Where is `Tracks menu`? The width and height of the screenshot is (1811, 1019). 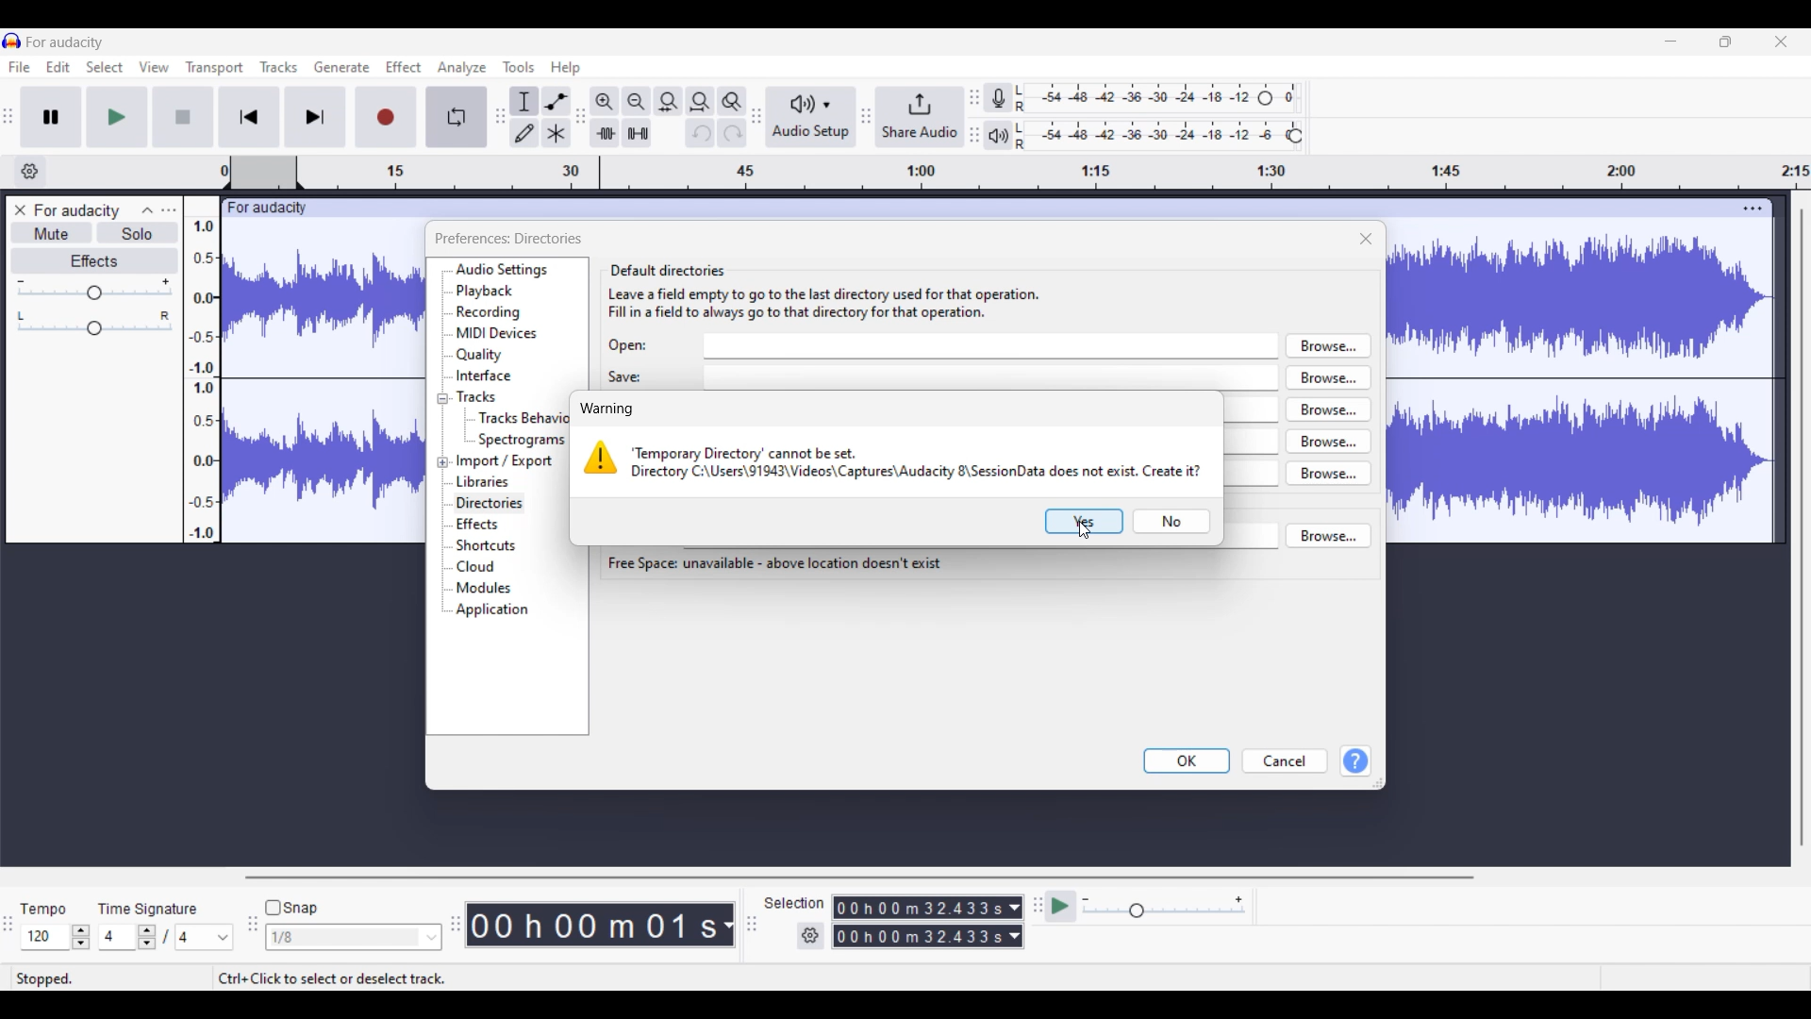
Tracks menu is located at coordinates (279, 67).